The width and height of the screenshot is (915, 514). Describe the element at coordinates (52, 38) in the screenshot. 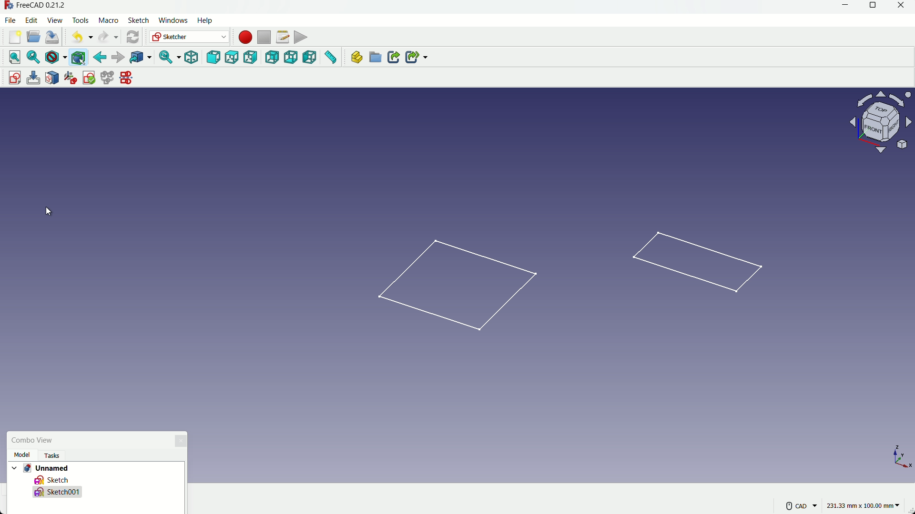

I see `save file` at that location.